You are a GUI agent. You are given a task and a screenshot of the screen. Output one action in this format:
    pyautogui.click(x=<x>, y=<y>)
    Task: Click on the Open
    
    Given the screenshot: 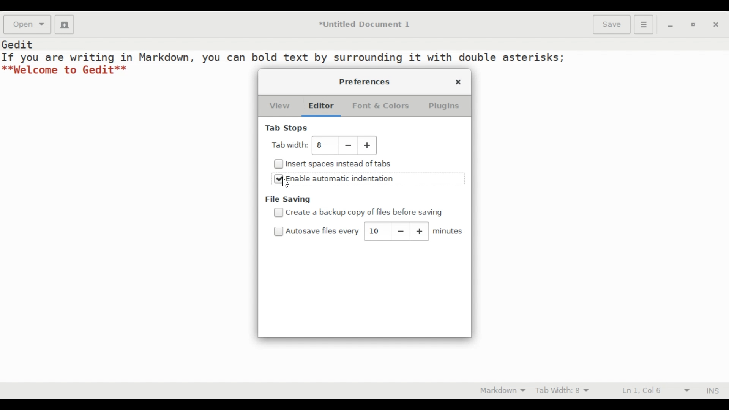 What is the action you would take?
    pyautogui.click(x=26, y=25)
    